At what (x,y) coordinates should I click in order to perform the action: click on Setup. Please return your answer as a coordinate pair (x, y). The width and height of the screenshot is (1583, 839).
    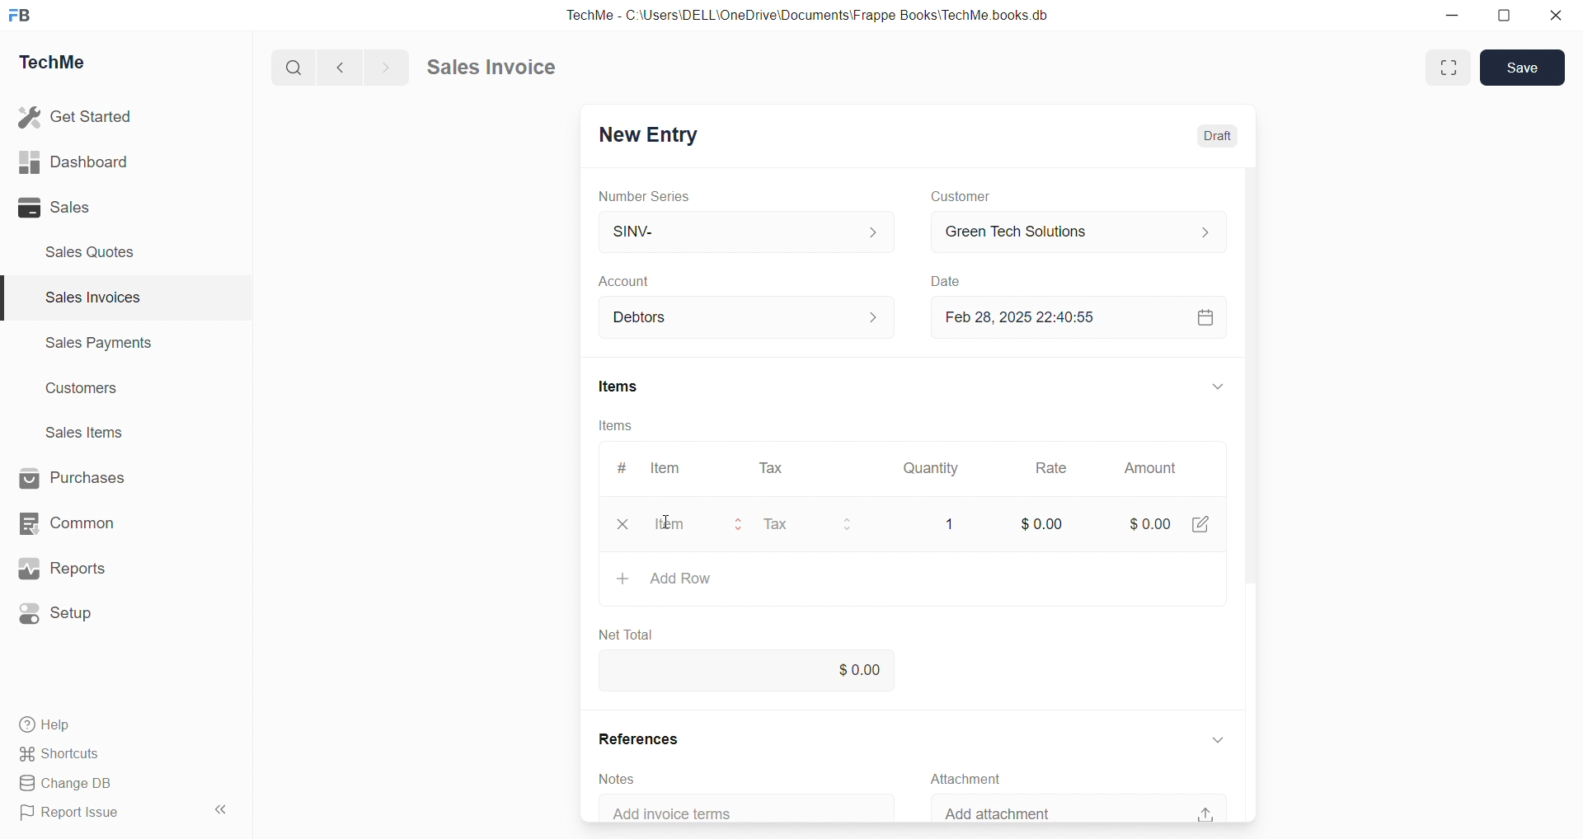
    Looking at the image, I should click on (58, 614).